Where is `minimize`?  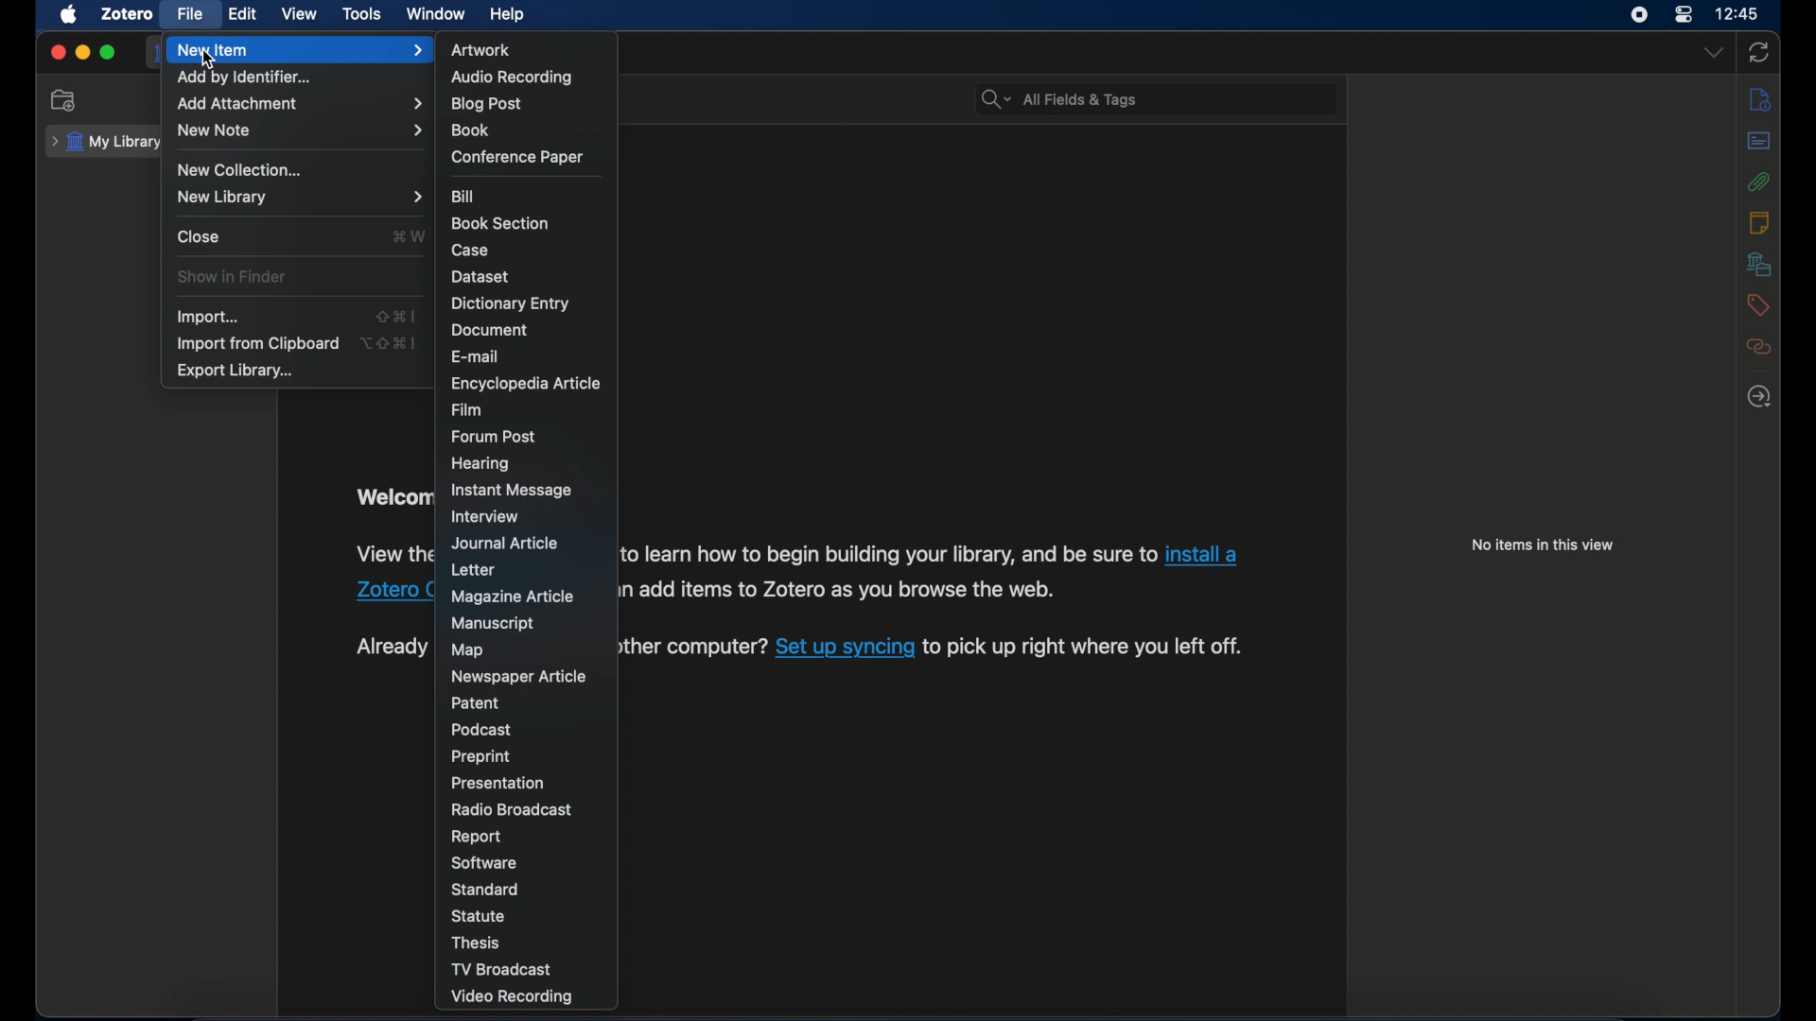 minimize is located at coordinates (83, 52).